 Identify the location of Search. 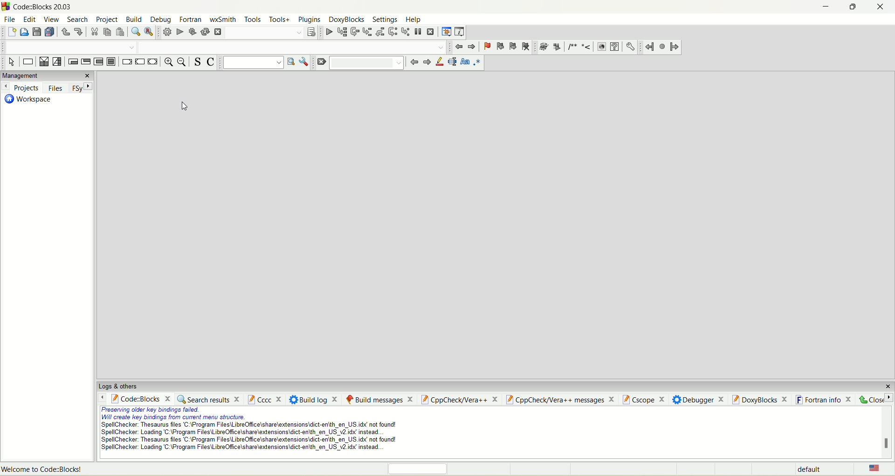
(370, 63).